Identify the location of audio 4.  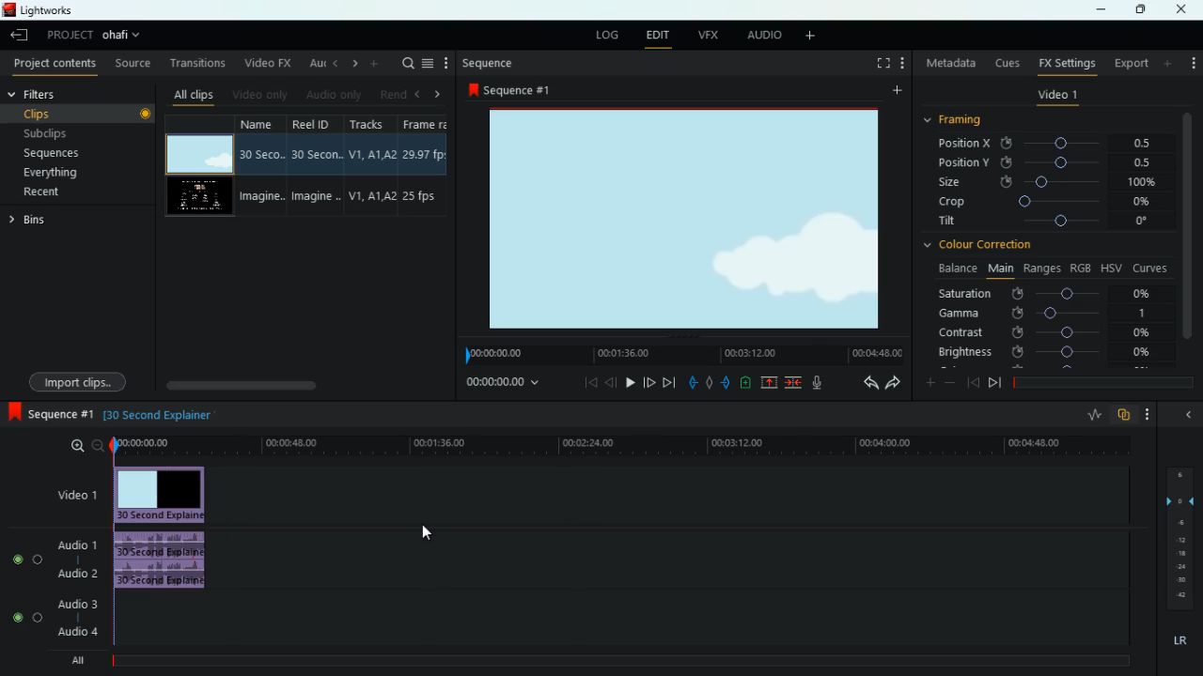
(74, 631).